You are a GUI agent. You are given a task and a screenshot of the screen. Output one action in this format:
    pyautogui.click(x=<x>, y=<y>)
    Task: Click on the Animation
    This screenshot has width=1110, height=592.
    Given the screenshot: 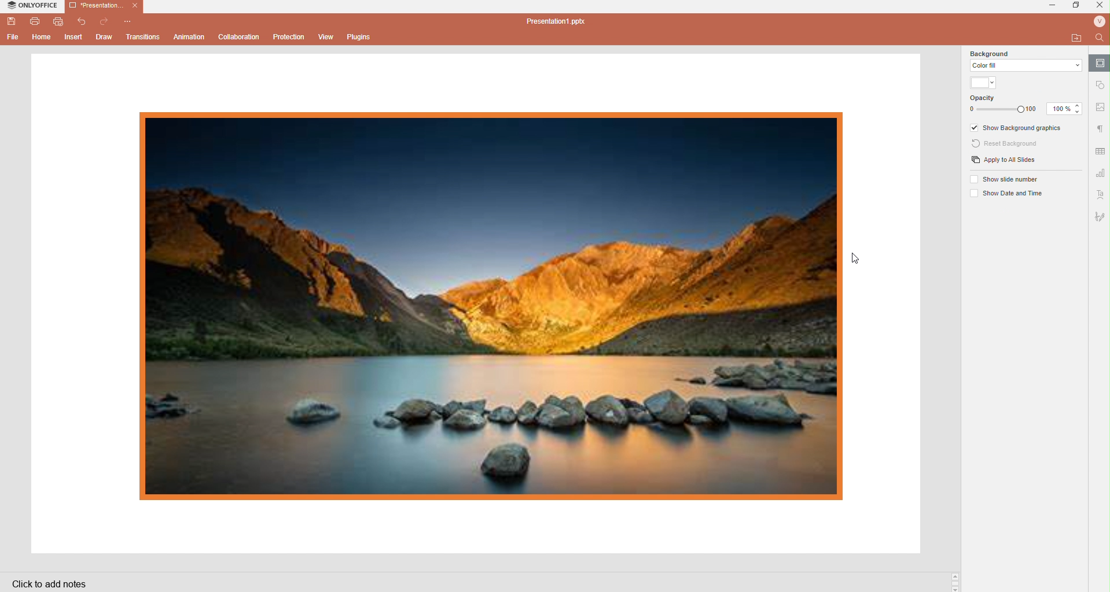 What is the action you would take?
    pyautogui.click(x=190, y=38)
    